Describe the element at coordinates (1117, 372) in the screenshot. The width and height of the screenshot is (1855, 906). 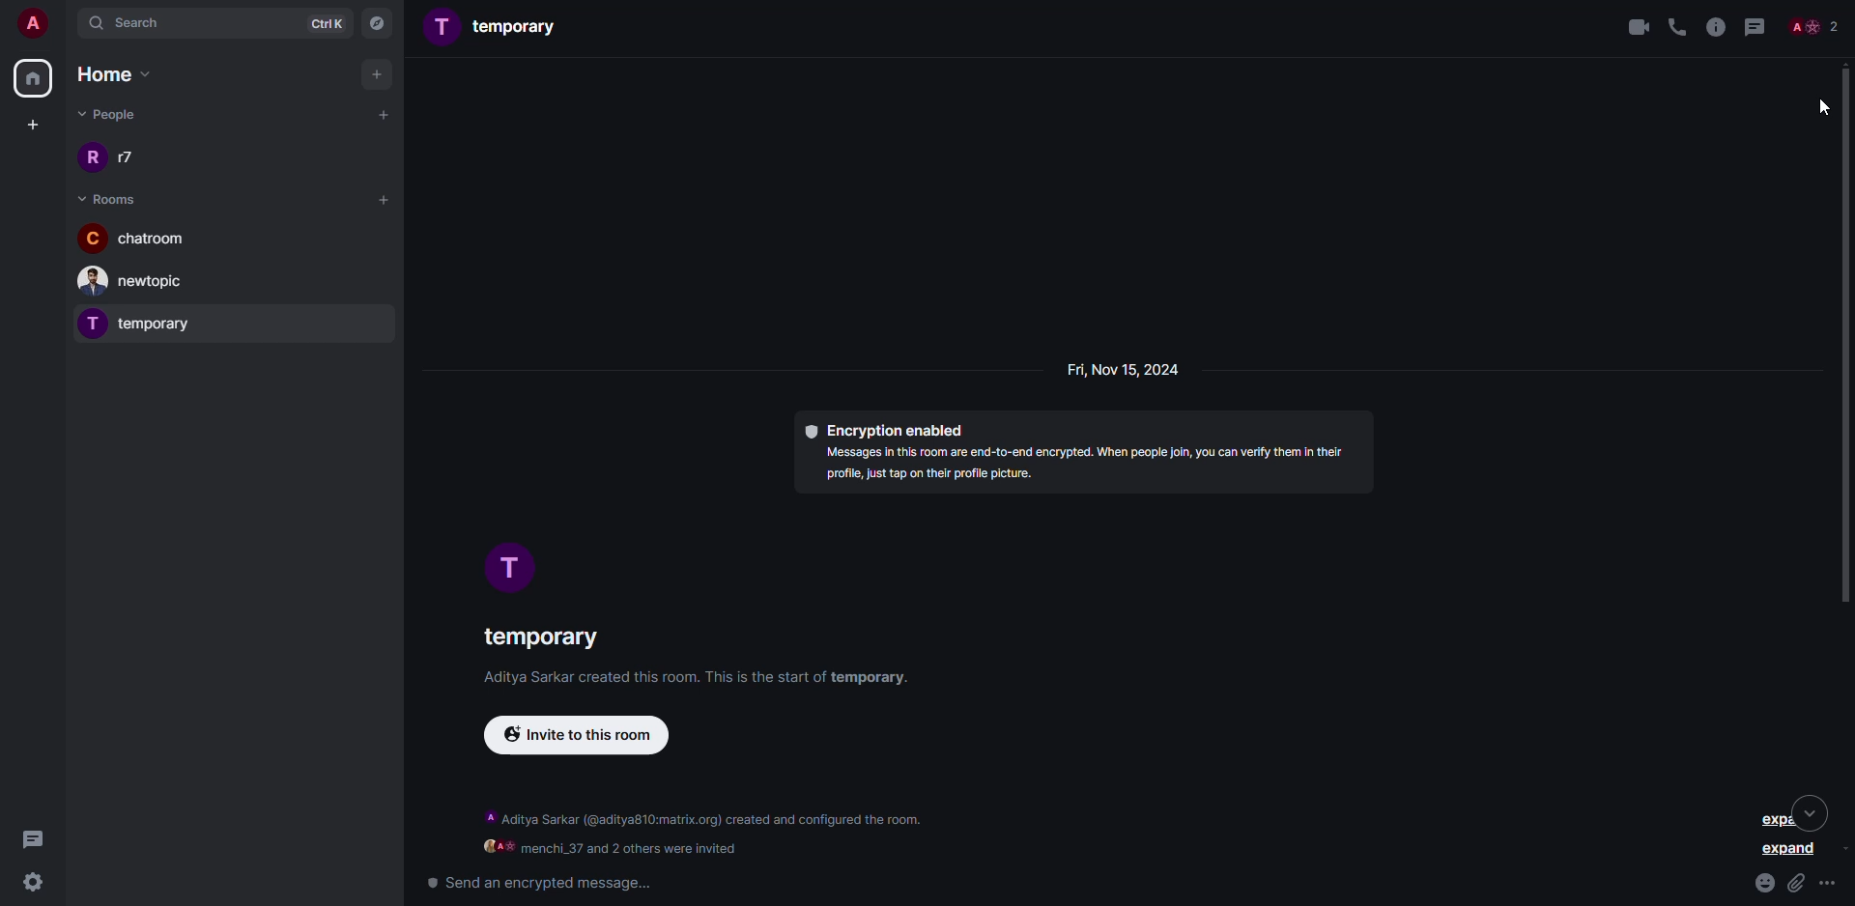
I see `day` at that location.